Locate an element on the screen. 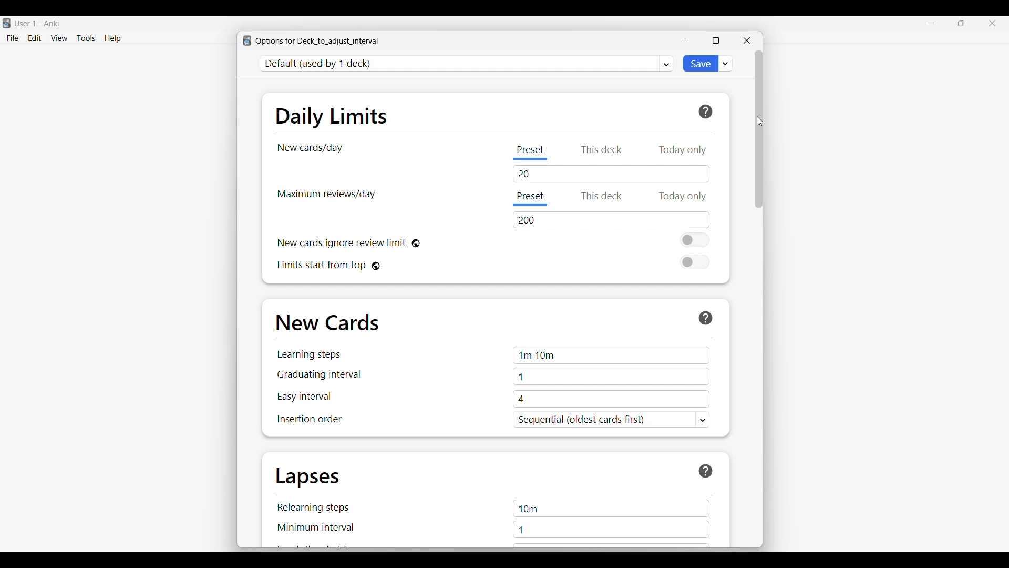  New Cards is located at coordinates (327, 322).